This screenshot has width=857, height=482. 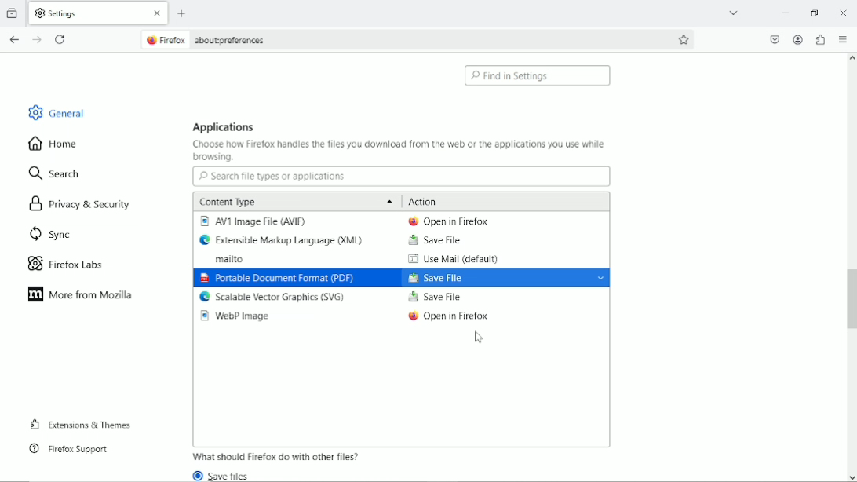 What do you see at coordinates (787, 13) in the screenshot?
I see `Minimize` at bounding box center [787, 13].